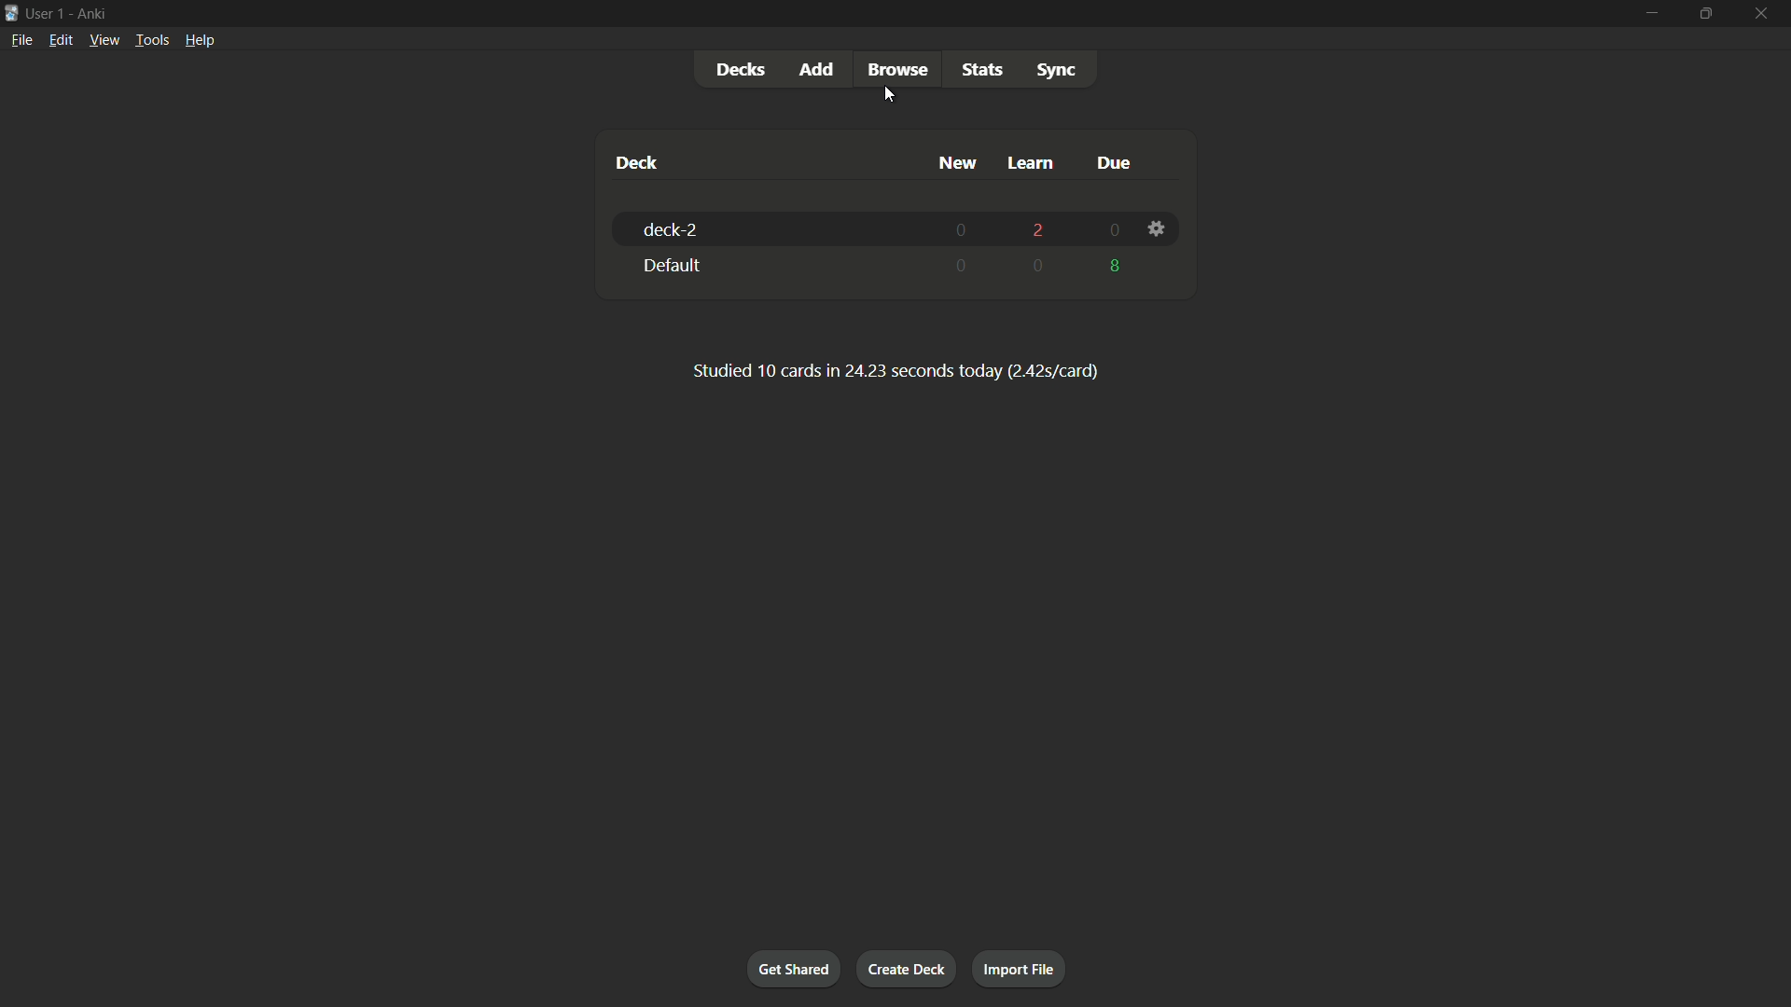  I want to click on Add, so click(819, 70).